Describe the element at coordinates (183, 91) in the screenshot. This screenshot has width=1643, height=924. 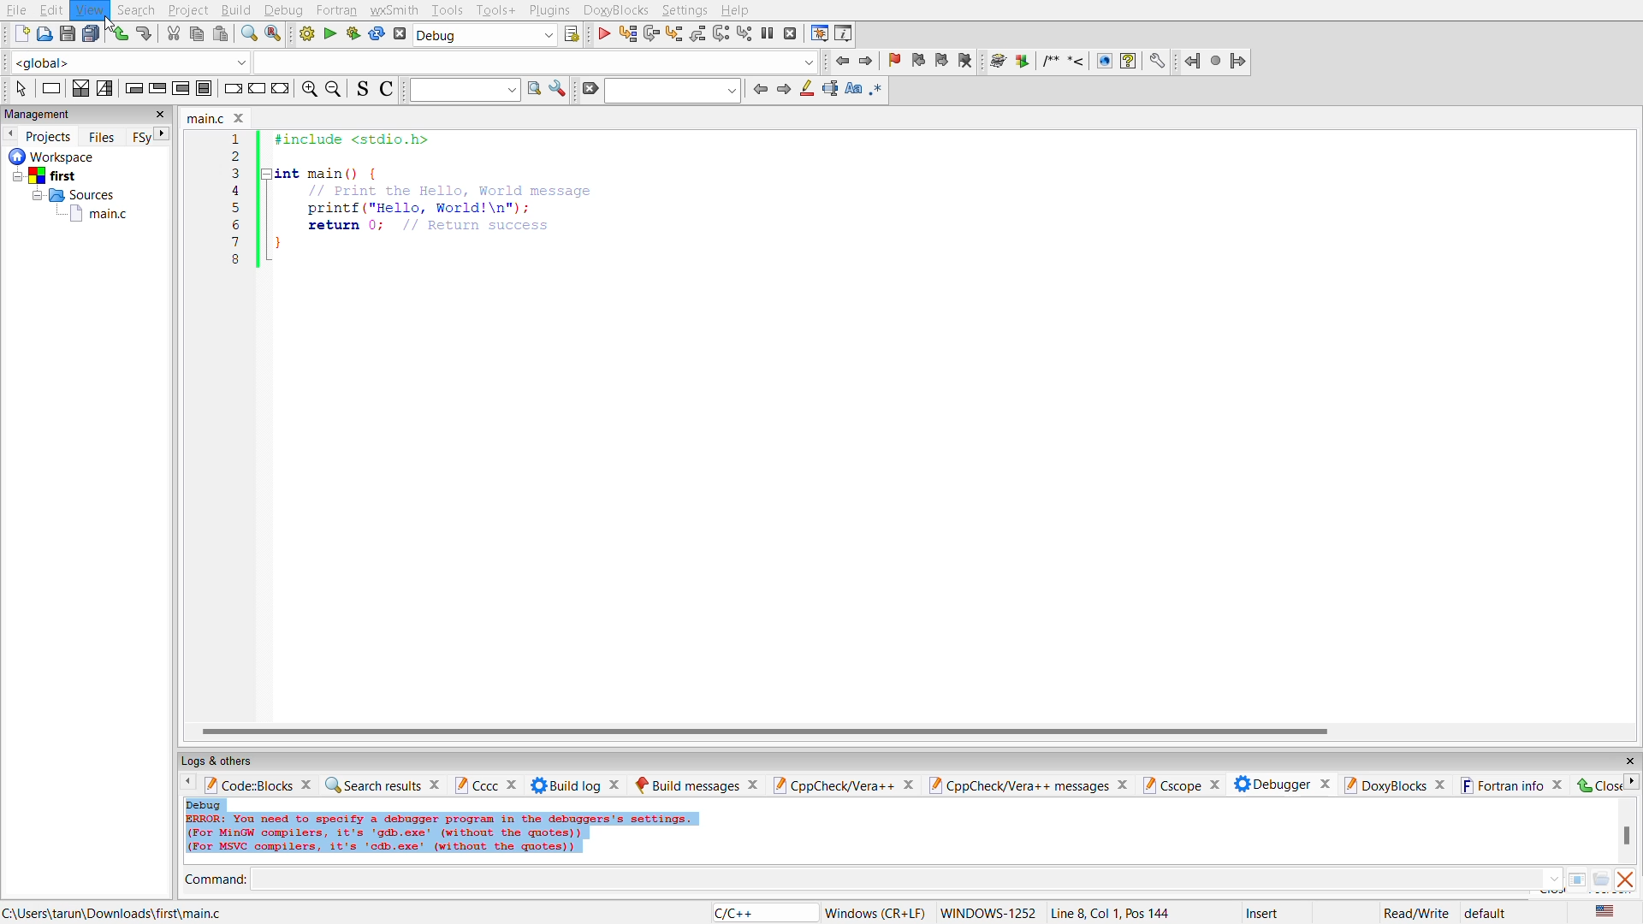
I see `counting loop` at that location.